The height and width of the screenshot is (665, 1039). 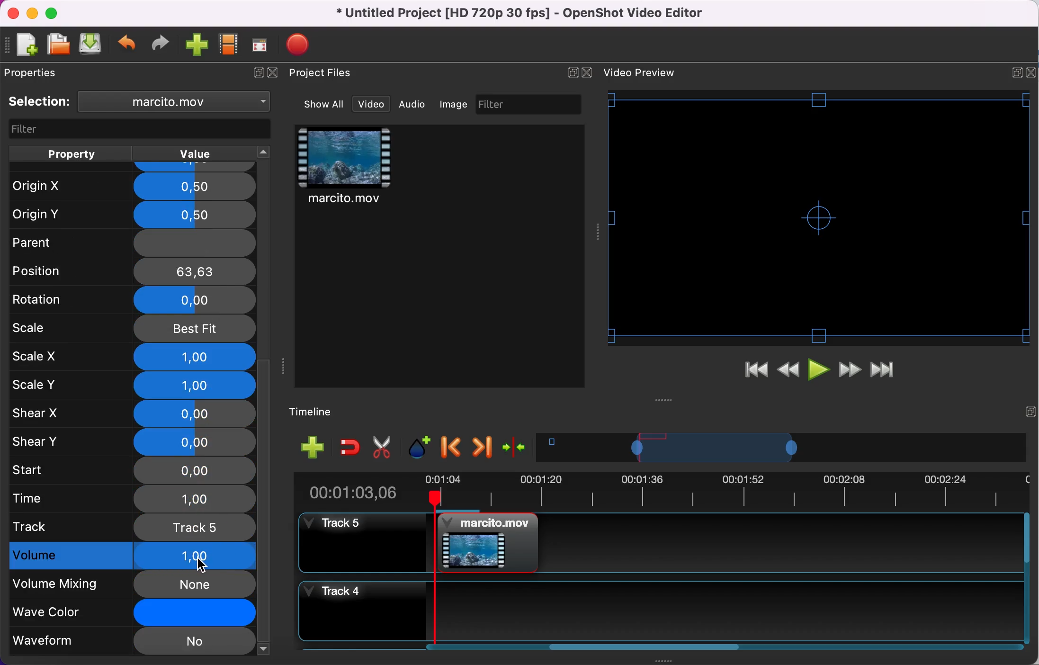 I want to click on show all, so click(x=325, y=104).